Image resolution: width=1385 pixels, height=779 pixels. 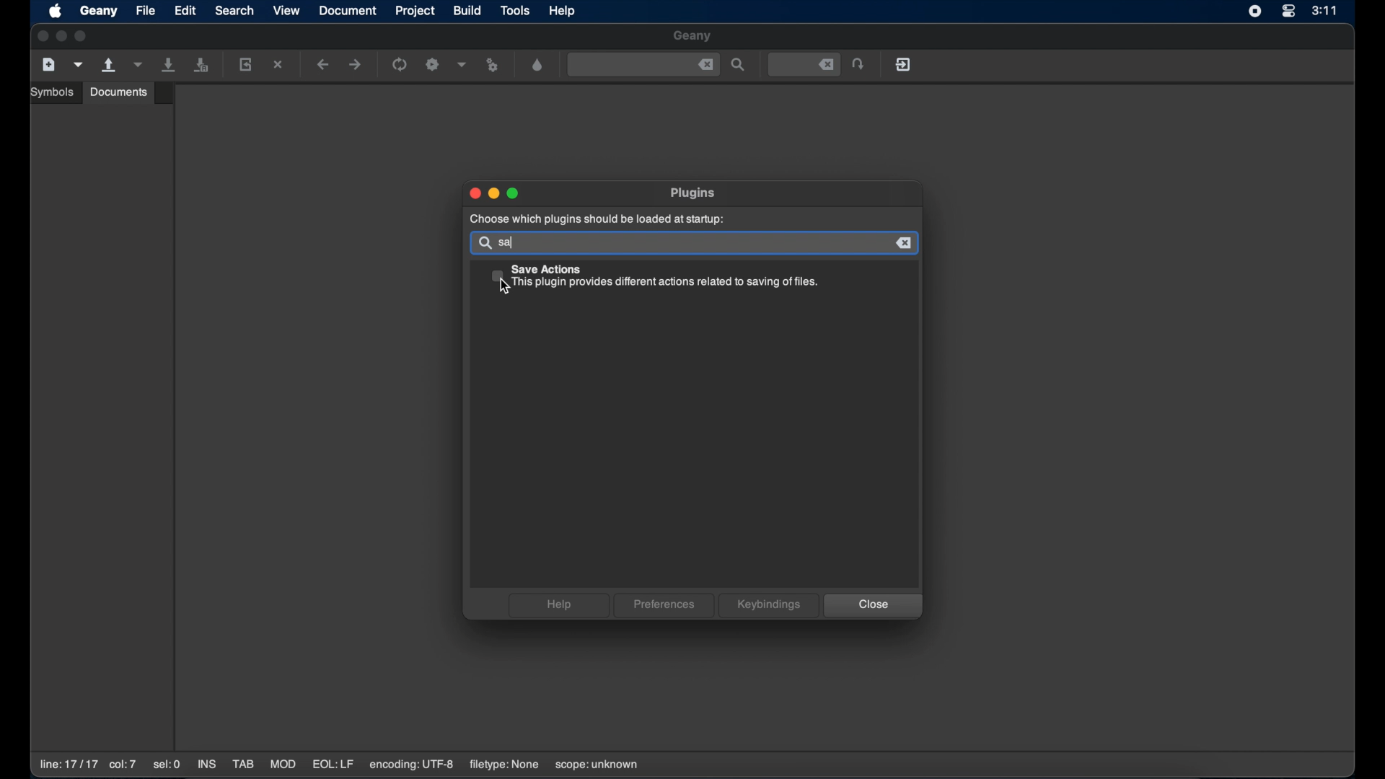 I want to click on choose more build options, so click(x=462, y=64).